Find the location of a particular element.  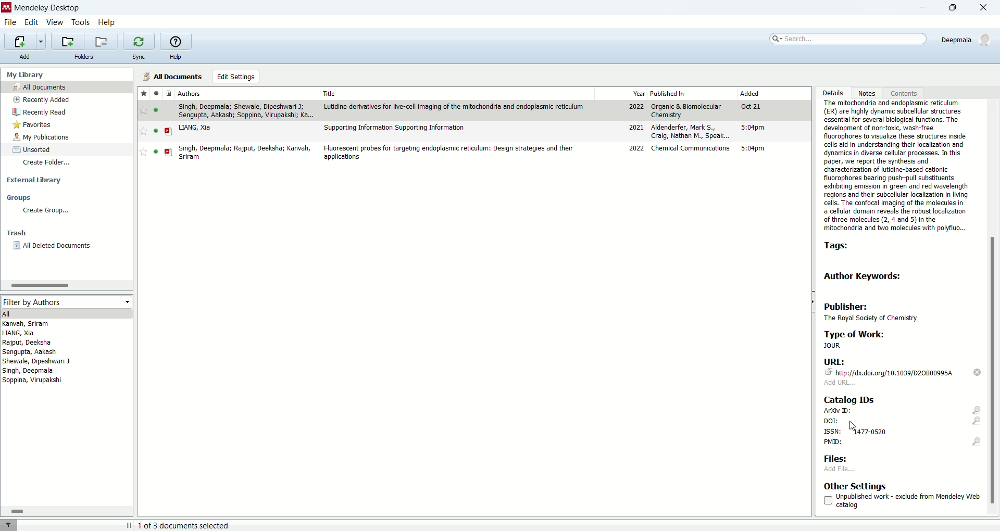

external library is located at coordinates (34, 180).